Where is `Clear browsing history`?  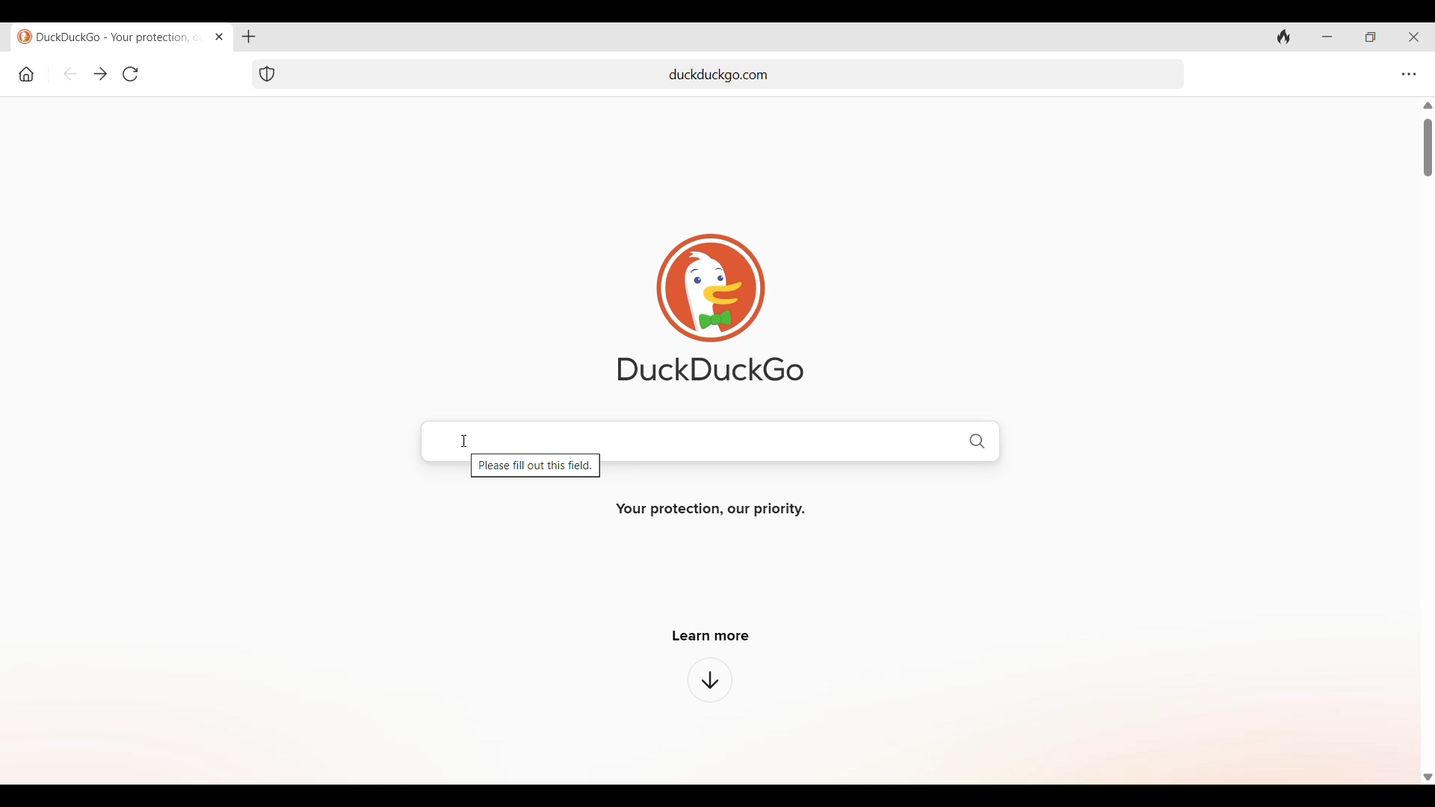 Clear browsing history is located at coordinates (1284, 36).